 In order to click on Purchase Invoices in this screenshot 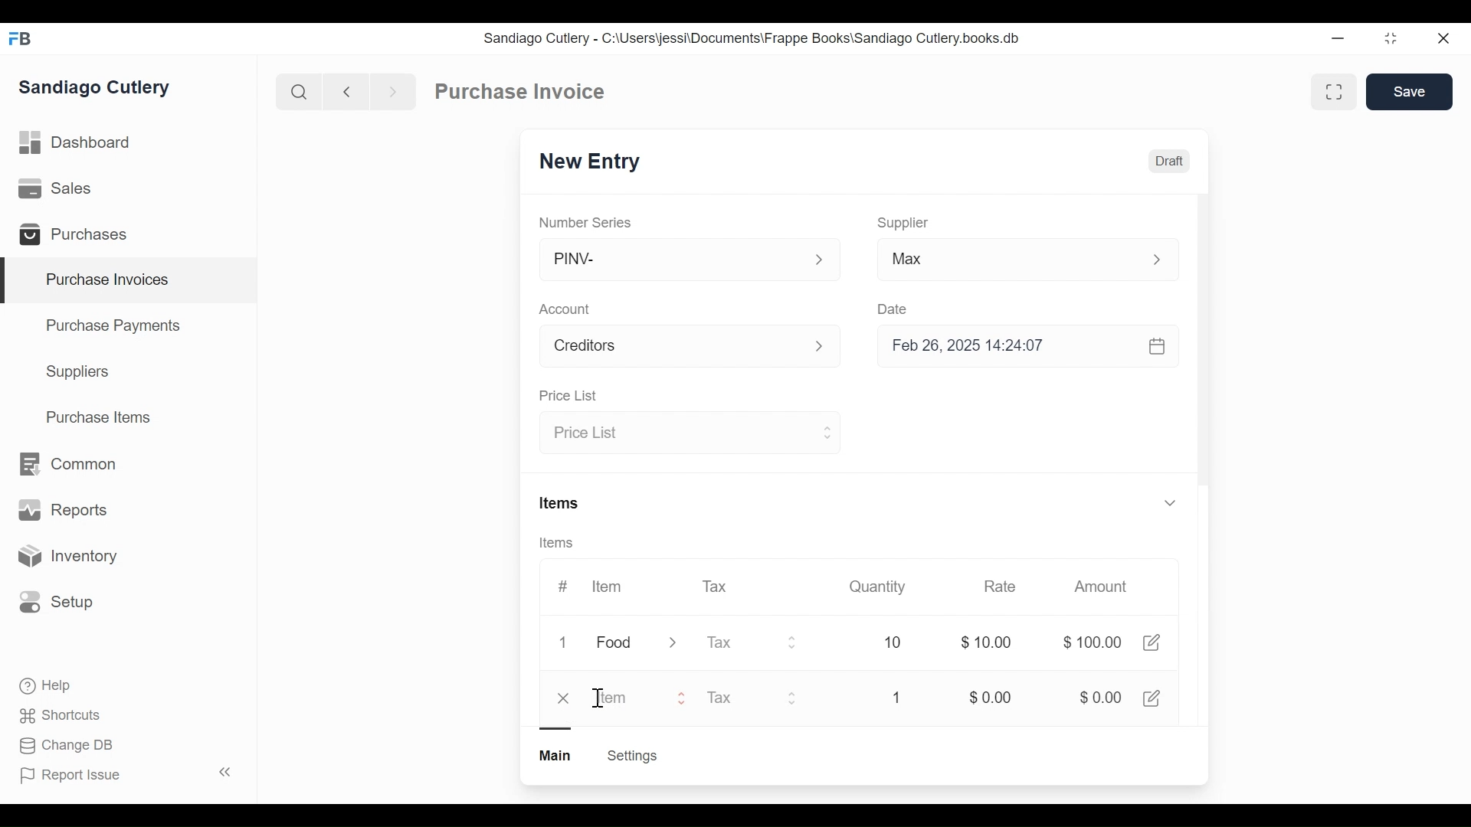, I will do `click(129, 281)`.